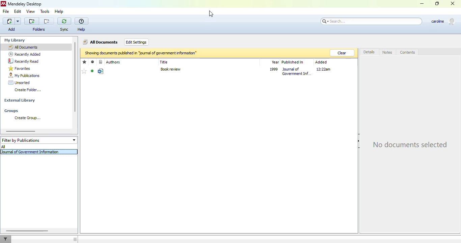  Describe the element at coordinates (26, 118) in the screenshot. I see `create group` at that location.